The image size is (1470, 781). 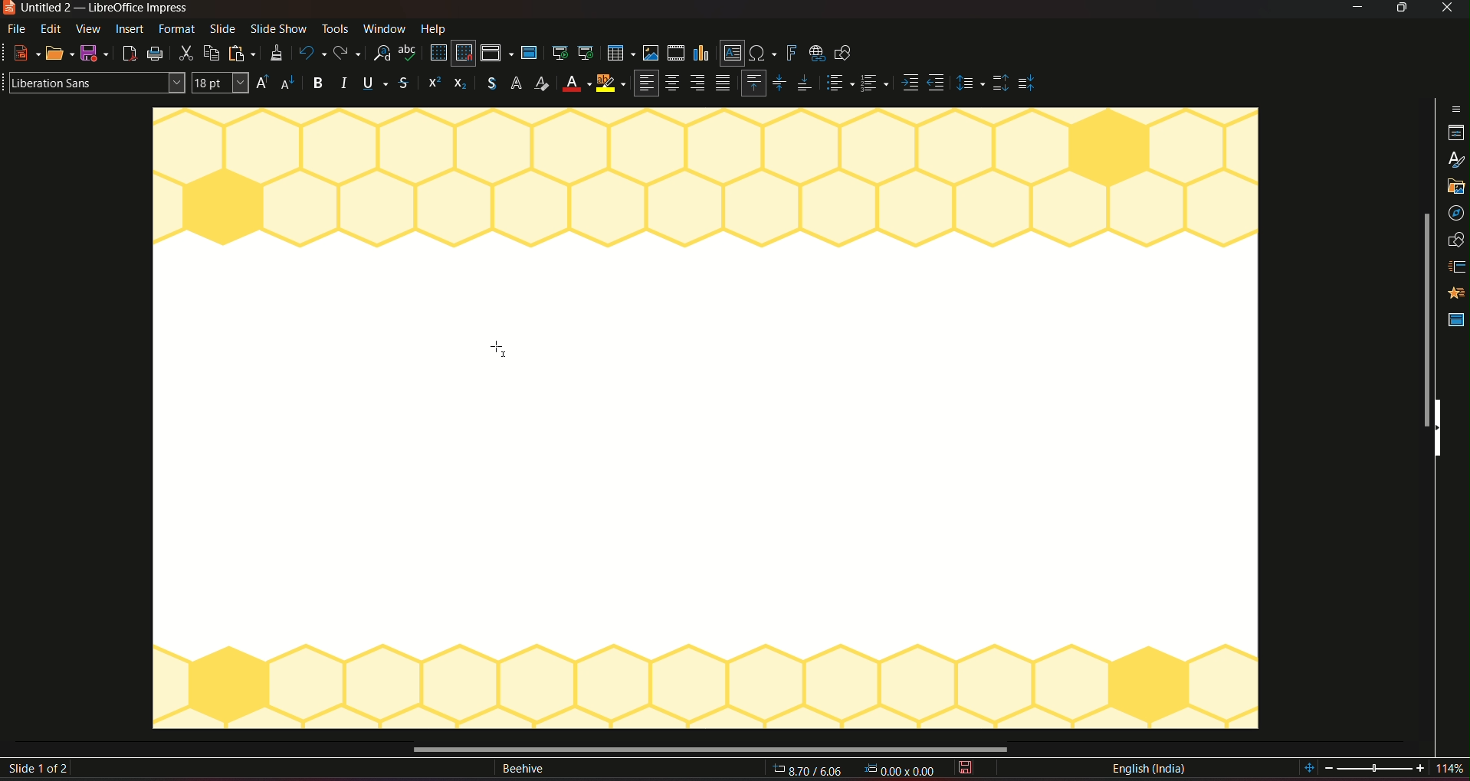 What do you see at coordinates (186, 54) in the screenshot?
I see `cut` at bounding box center [186, 54].